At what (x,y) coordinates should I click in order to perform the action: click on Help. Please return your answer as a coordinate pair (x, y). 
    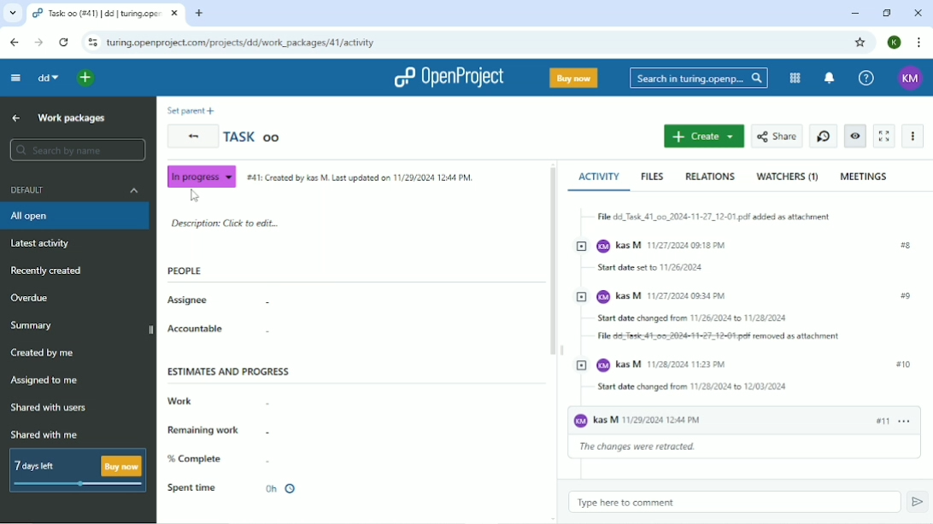
    Looking at the image, I should click on (866, 79).